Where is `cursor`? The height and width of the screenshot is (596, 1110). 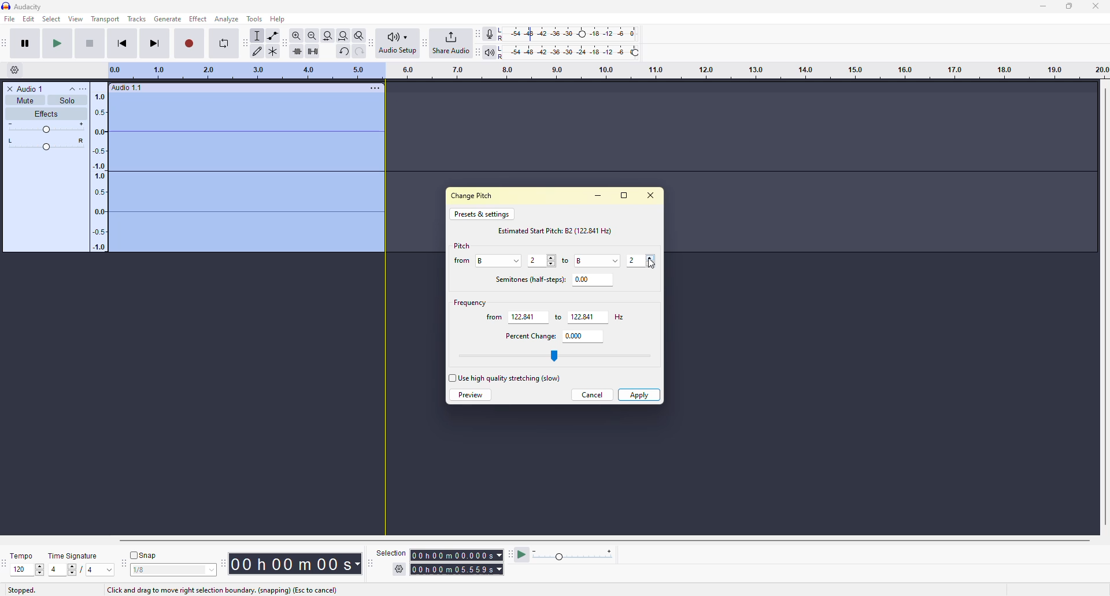 cursor is located at coordinates (653, 269).